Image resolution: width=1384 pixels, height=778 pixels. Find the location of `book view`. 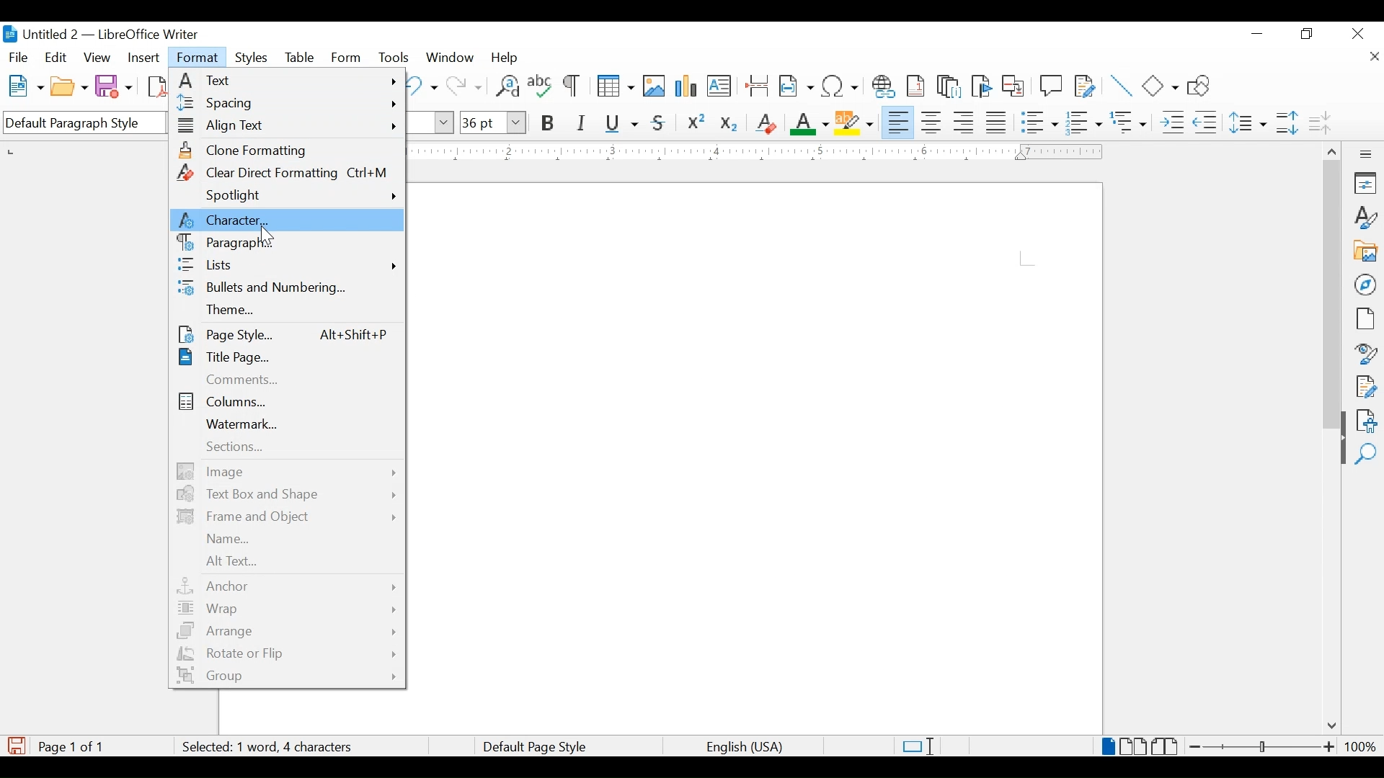

book view is located at coordinates (1167, 746).